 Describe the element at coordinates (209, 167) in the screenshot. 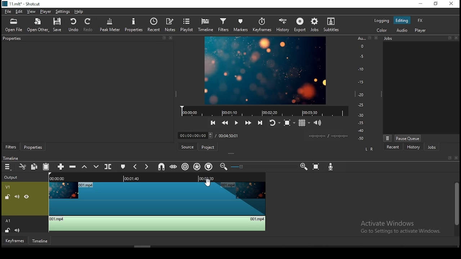

I see `ripple markers` at that location.